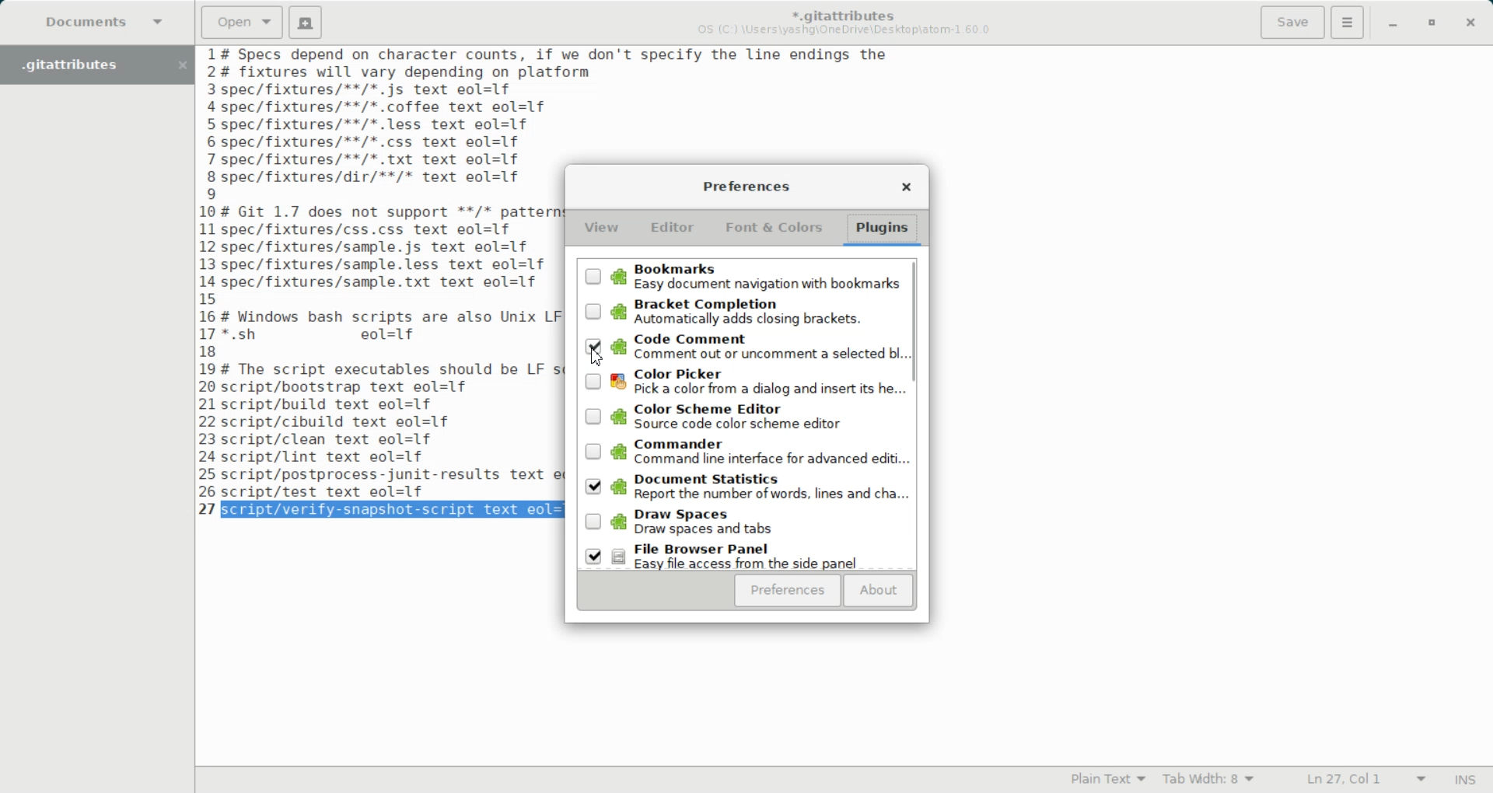 Image resolution: width=1493 pixels, height=793 pixels. I want to click on Preferences, so click(786, 592).